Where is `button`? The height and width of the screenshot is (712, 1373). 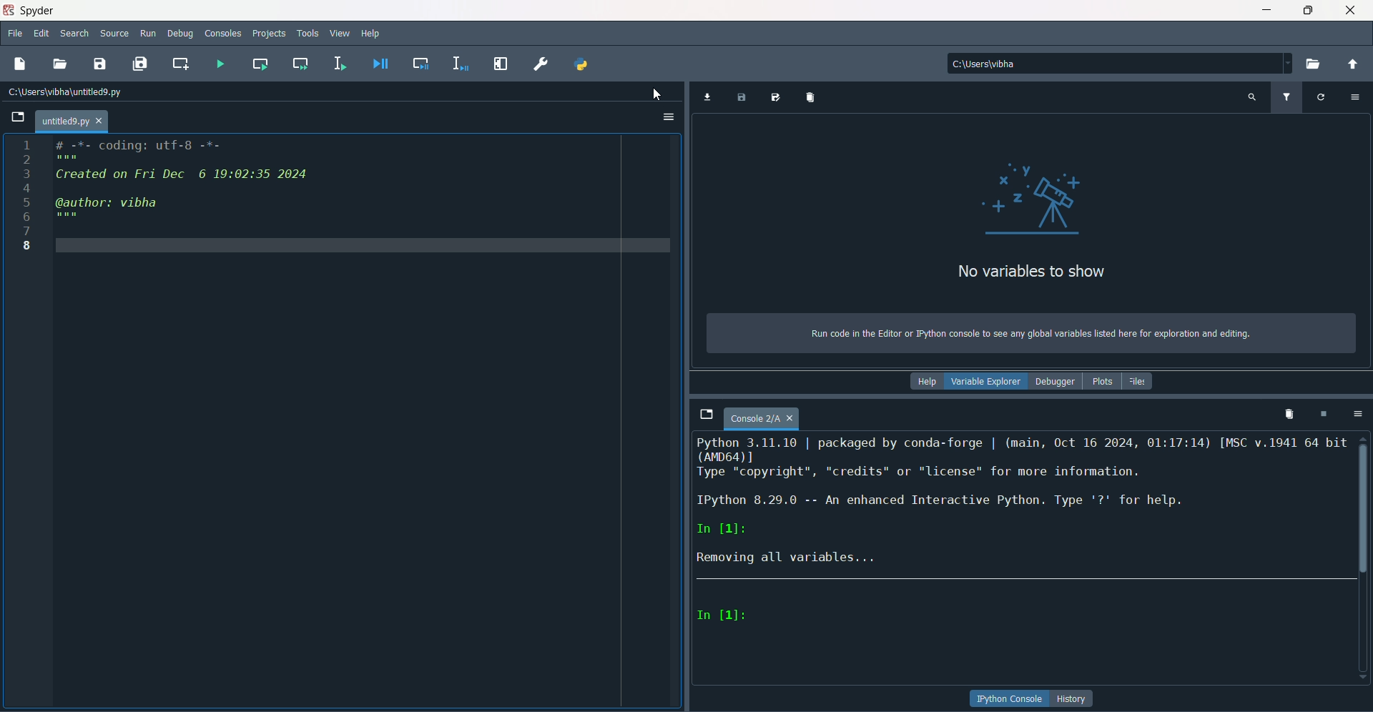
button is located at coordinates (1010, 699).